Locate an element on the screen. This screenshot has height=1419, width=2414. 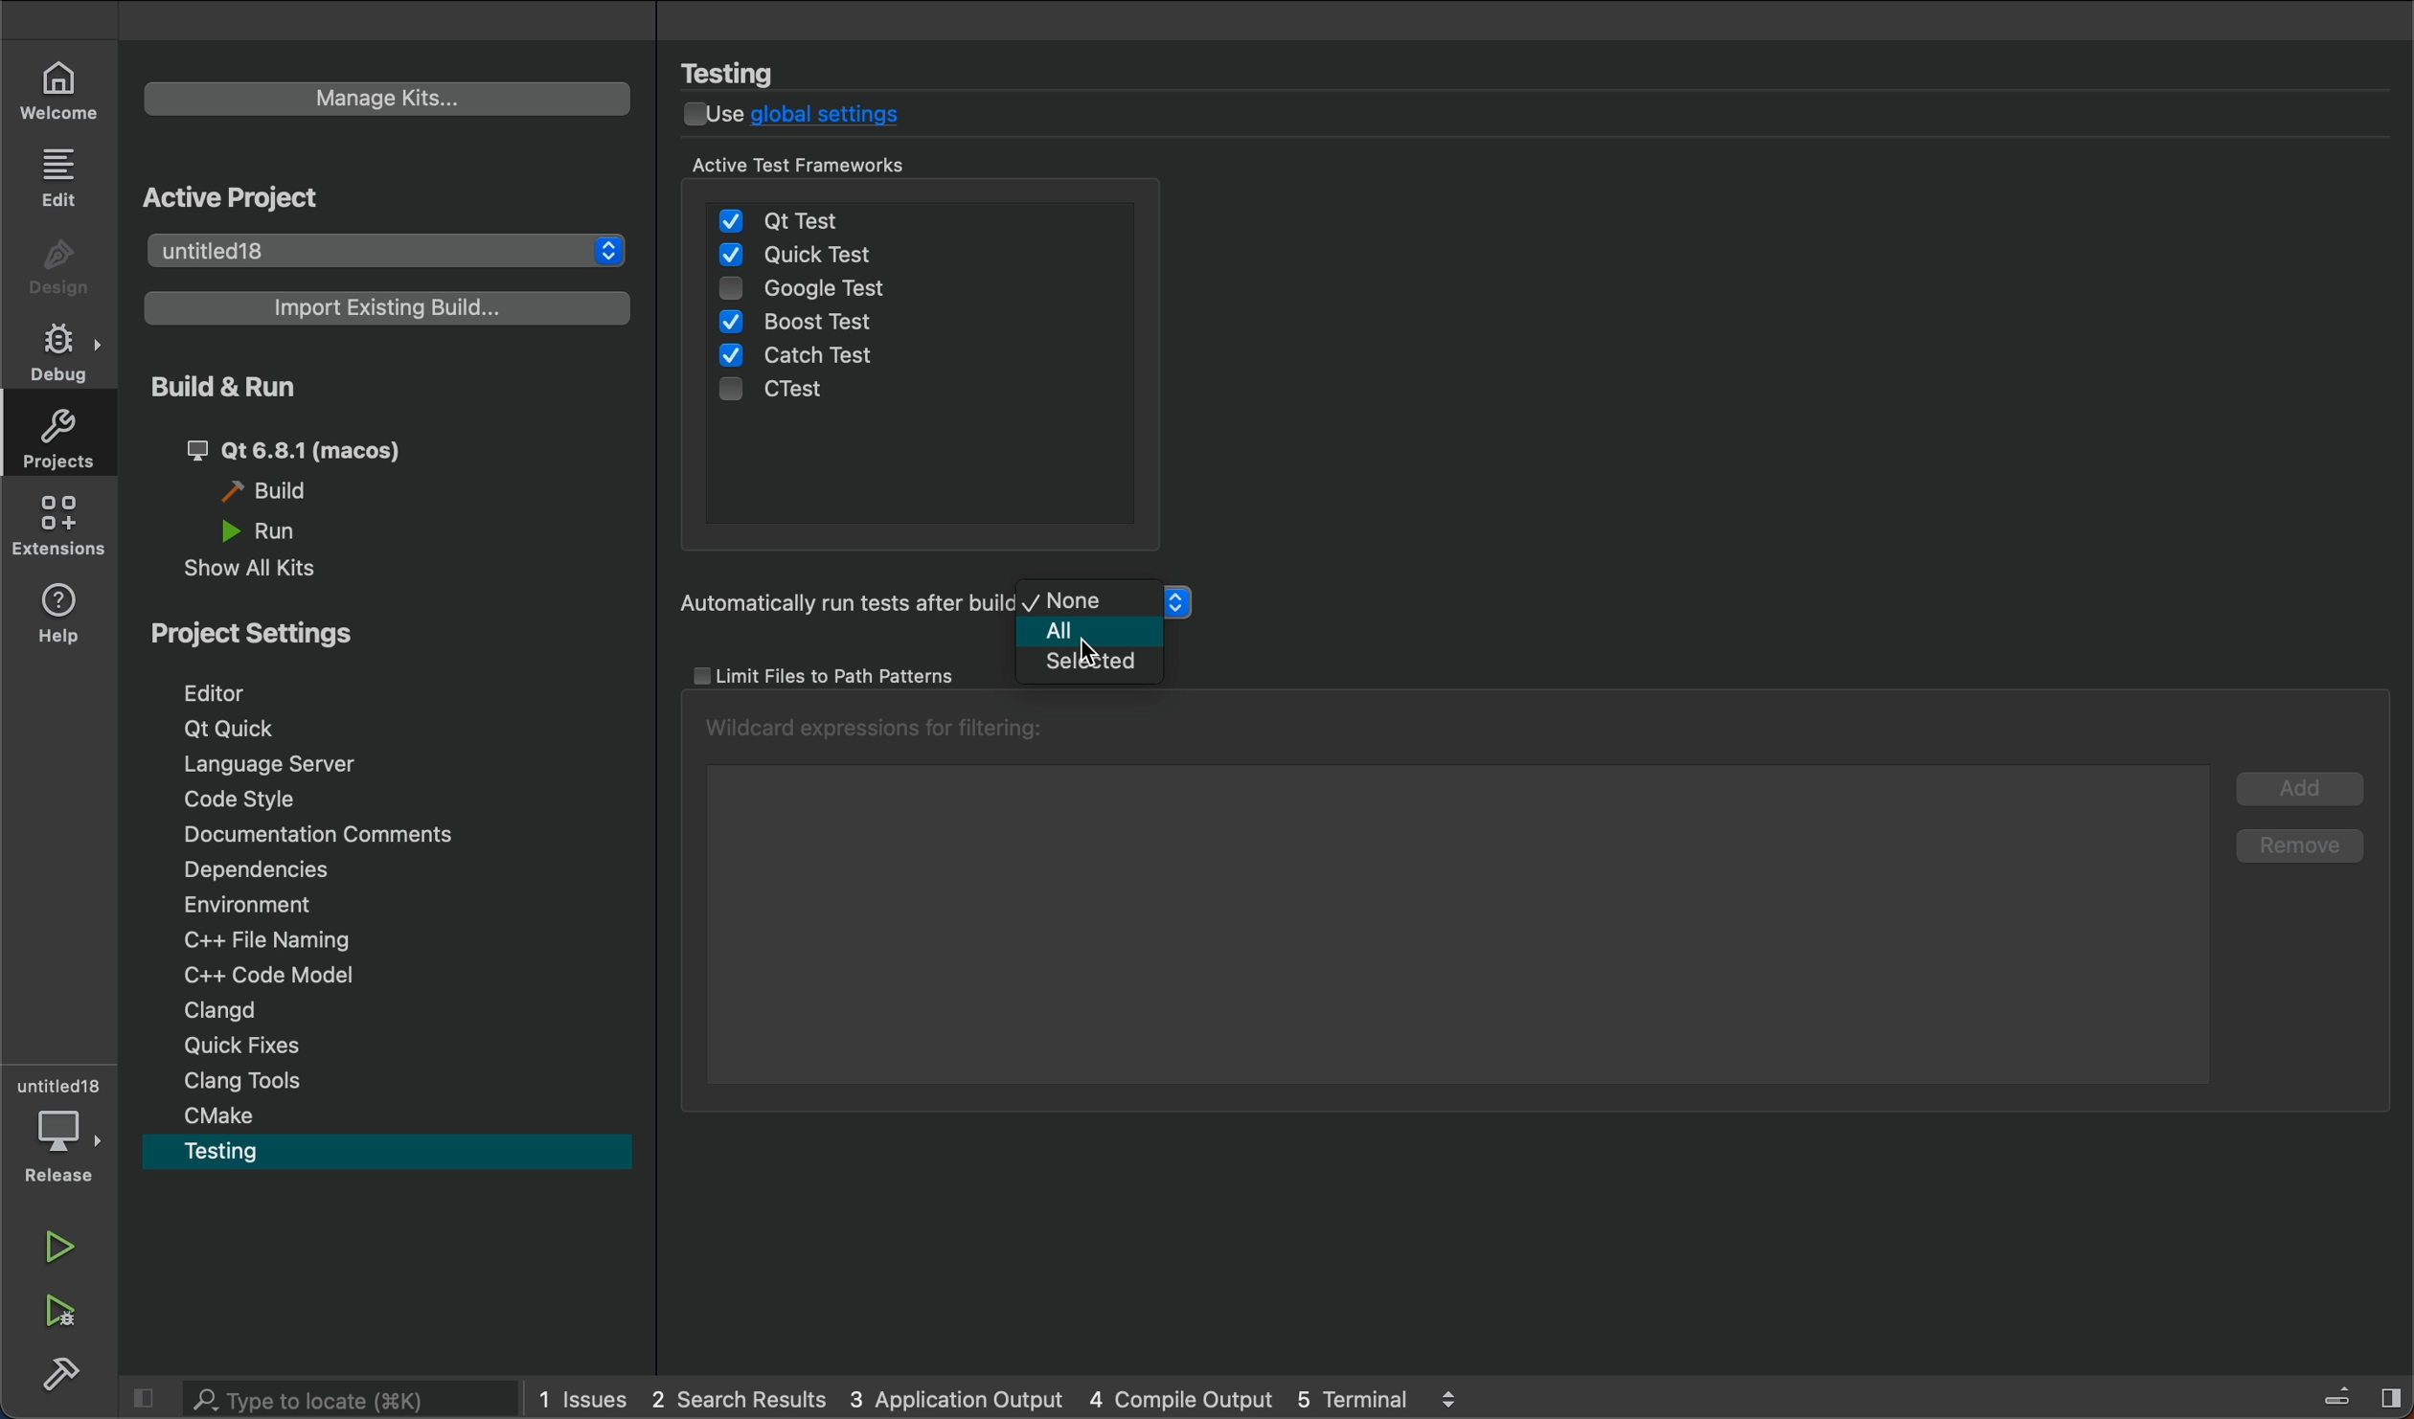
add is located at coordinates (2301, 785).